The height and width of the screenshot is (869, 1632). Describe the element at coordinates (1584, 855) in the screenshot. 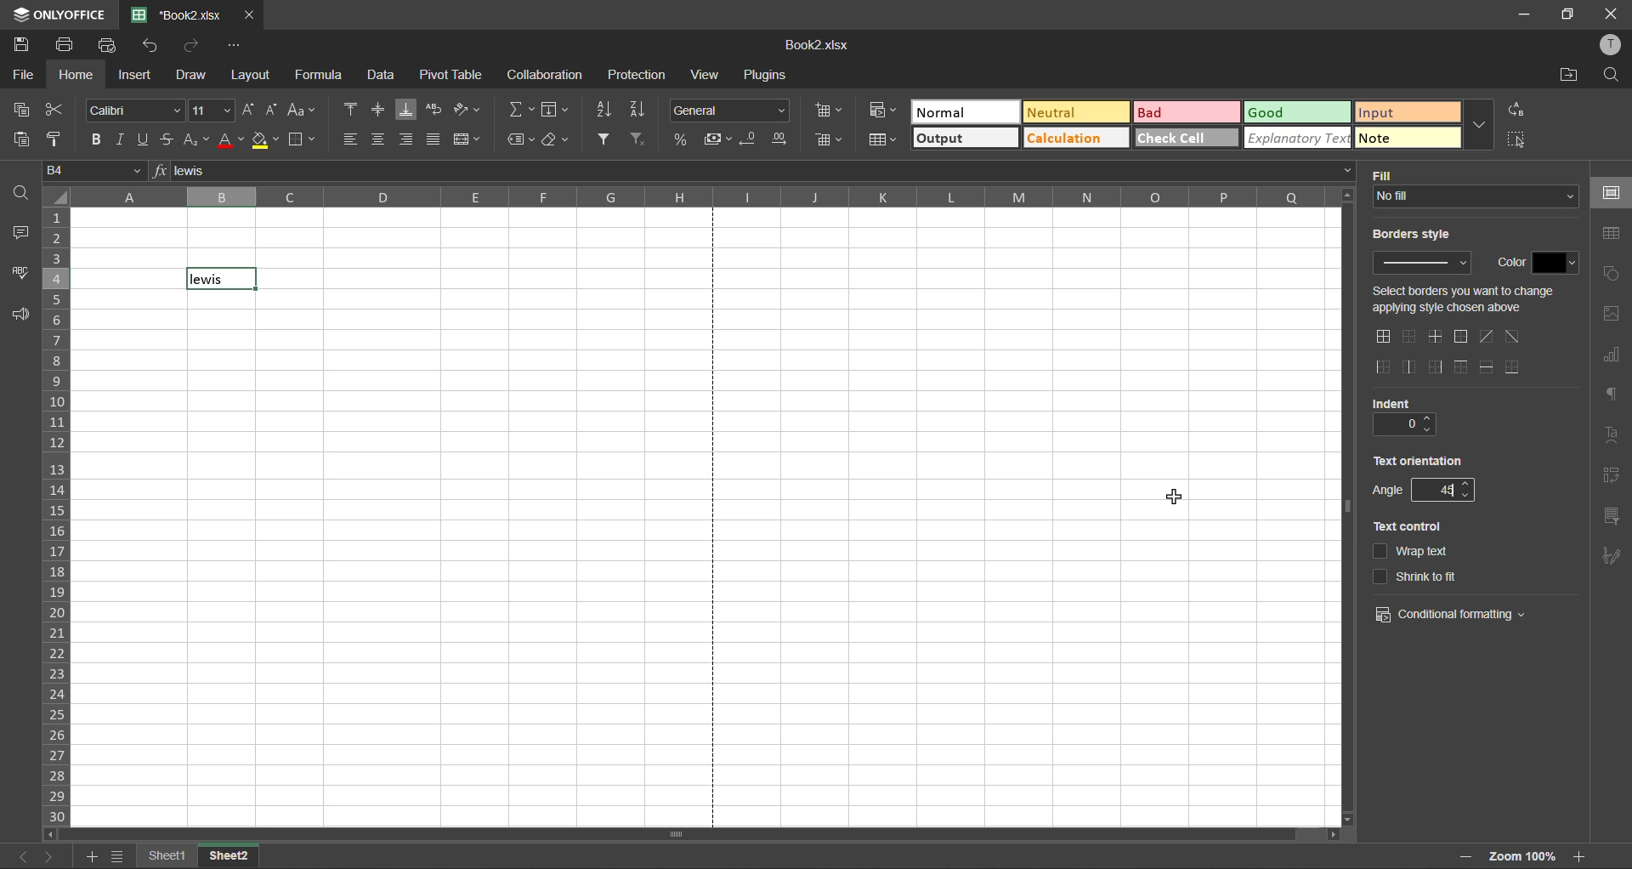

I see `zoom in` at that location.